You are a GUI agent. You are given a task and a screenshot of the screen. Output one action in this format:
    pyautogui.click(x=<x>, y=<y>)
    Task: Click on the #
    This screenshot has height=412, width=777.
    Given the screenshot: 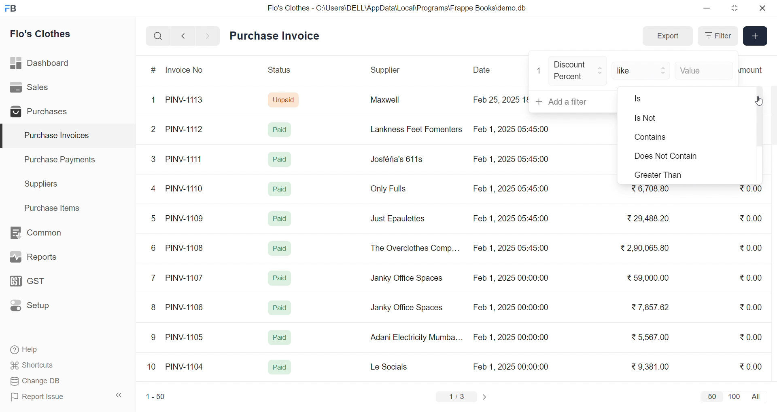 What is the action you would take?
    pyautogui.click(x=154, y=71)
    